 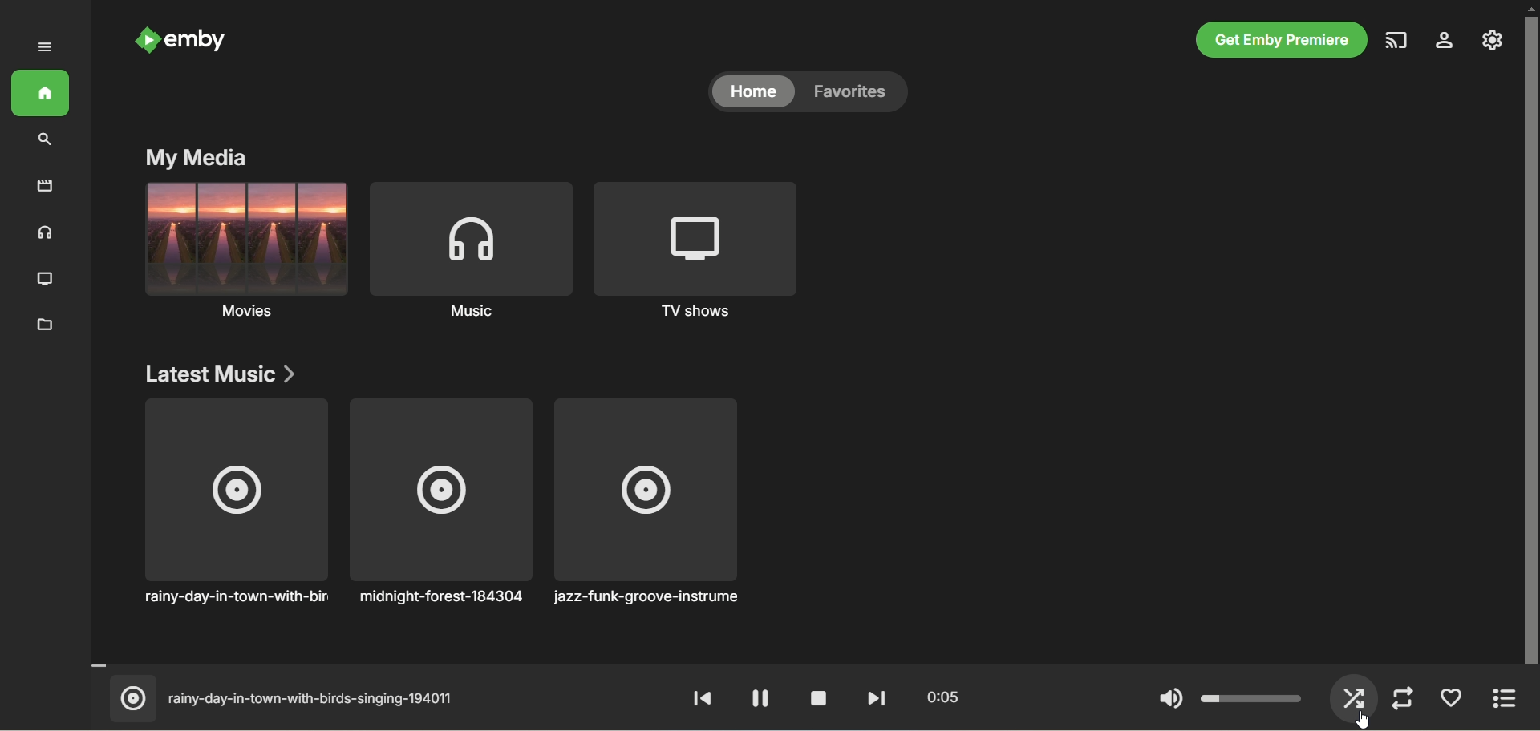 I want to click on manage emby server, so click(x=1493, y=42).